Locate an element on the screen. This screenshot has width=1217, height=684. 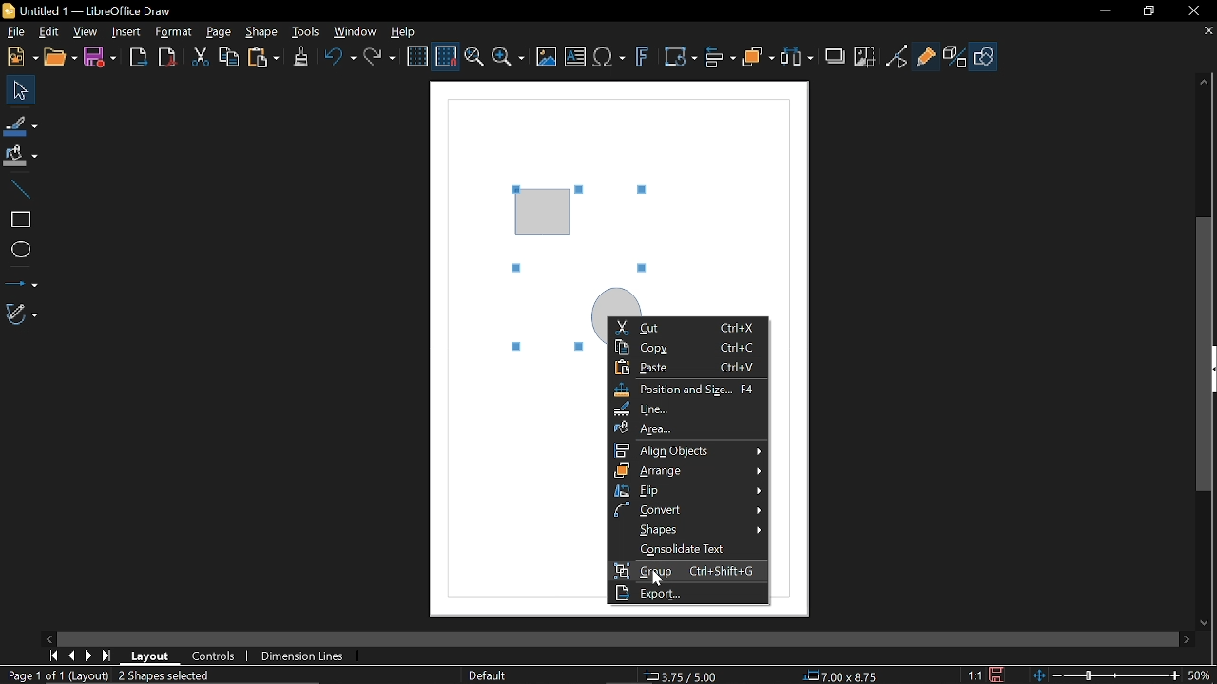
Toggle extrusion is located at coordinates (954, 56).